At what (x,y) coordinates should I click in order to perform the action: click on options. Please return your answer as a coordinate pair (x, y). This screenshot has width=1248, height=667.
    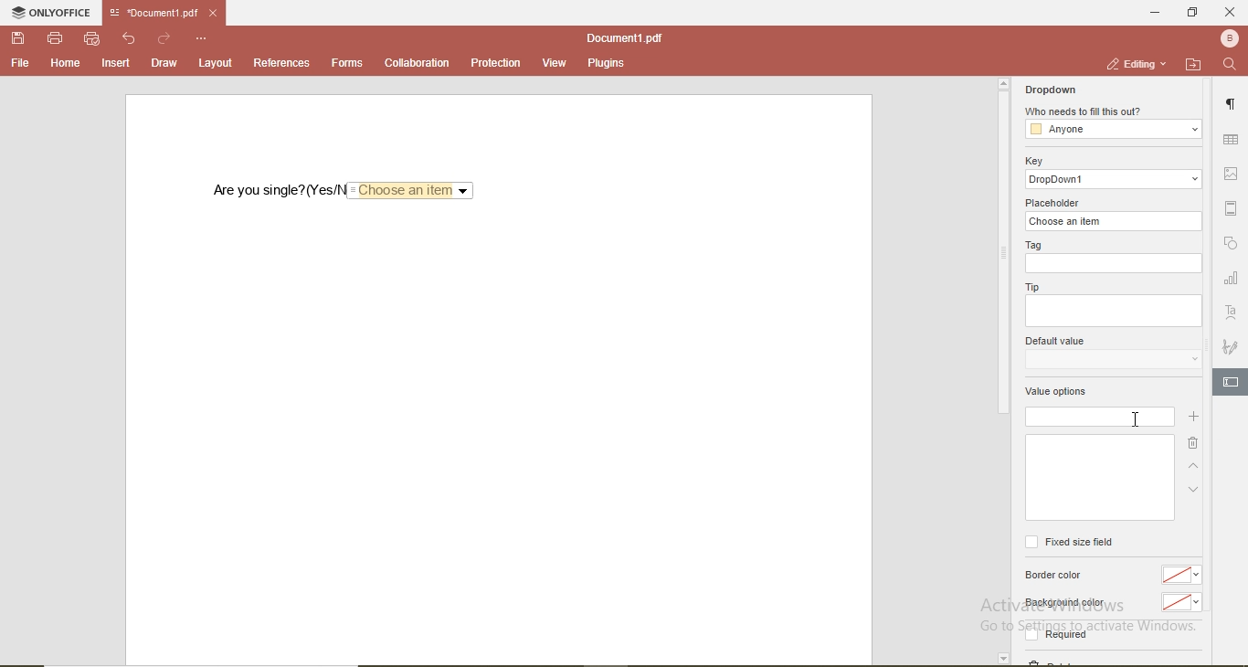
    Looking at the image, I should click on (202, 39).